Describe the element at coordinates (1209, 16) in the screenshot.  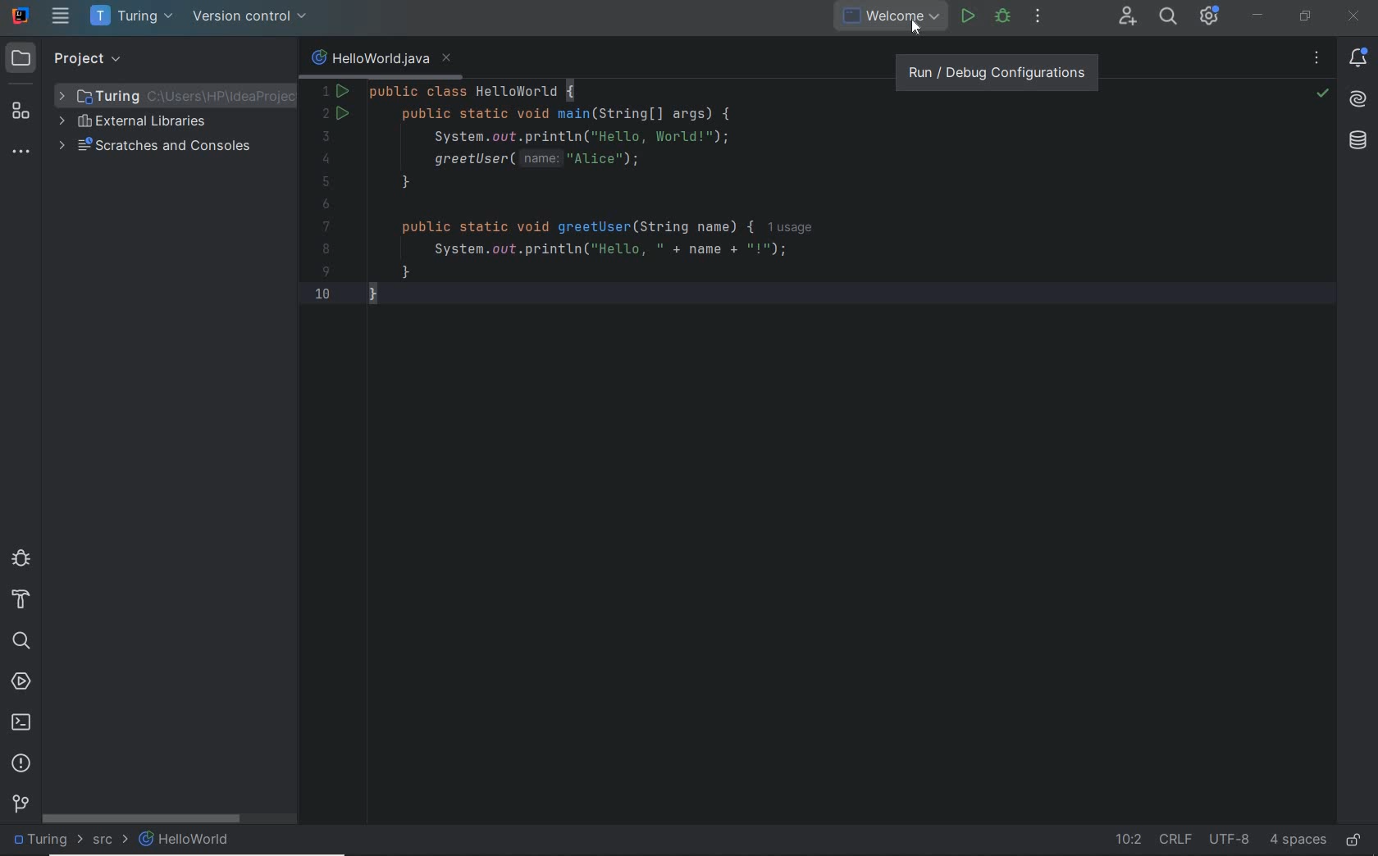
I see `IDE & Project Settings` at that location.